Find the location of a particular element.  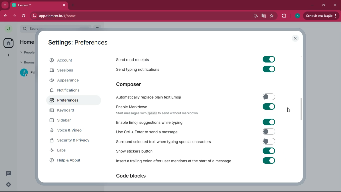

profile picture is located at coordinates (8, 29).